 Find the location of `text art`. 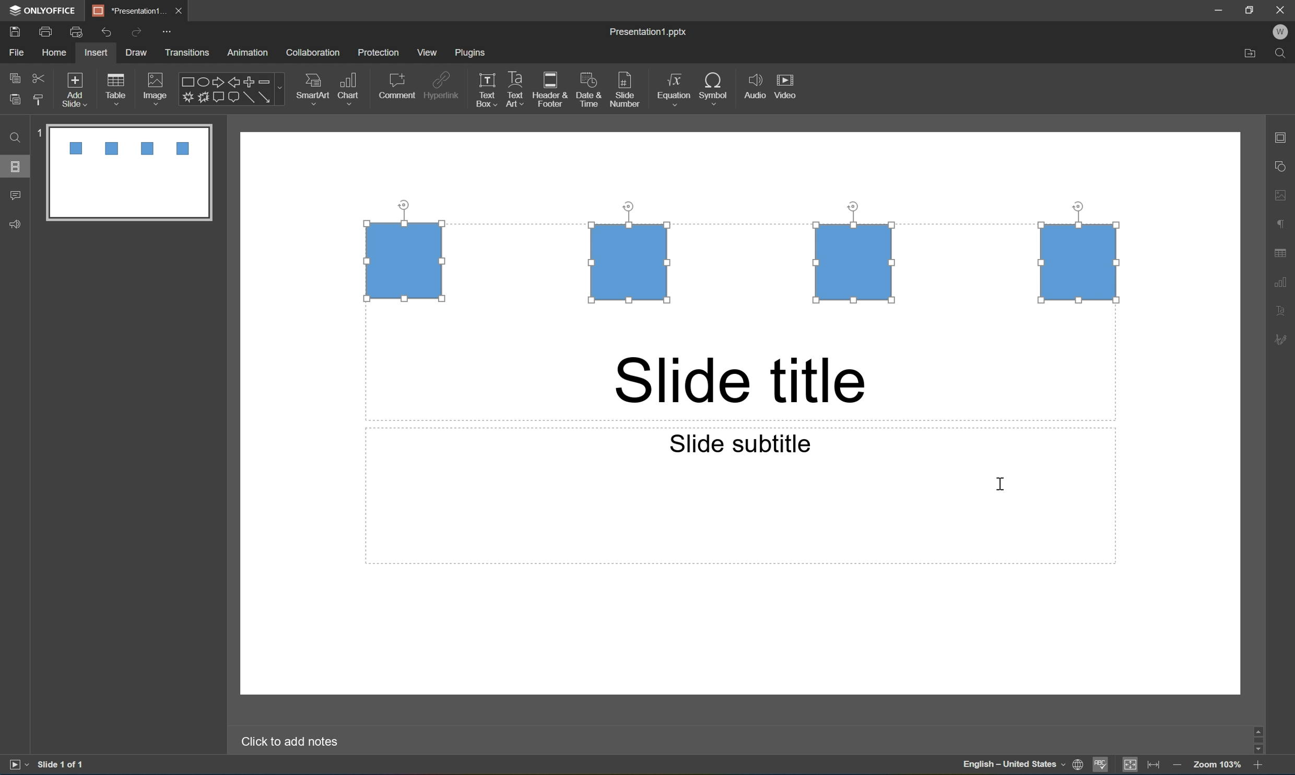

text art is located at coordinates (512, 90).